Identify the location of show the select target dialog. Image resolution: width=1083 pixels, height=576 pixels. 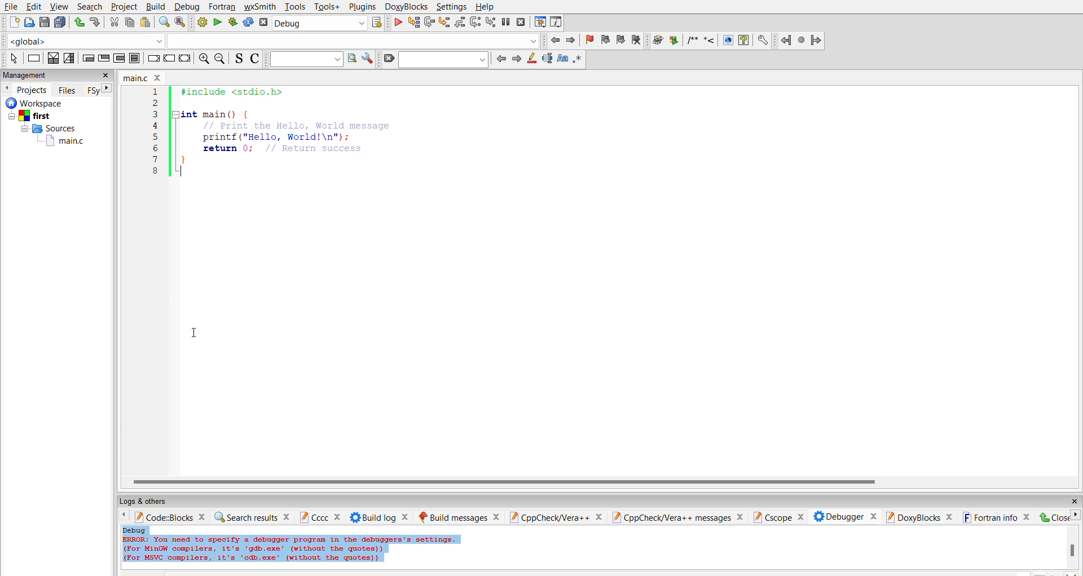
(380, 23).